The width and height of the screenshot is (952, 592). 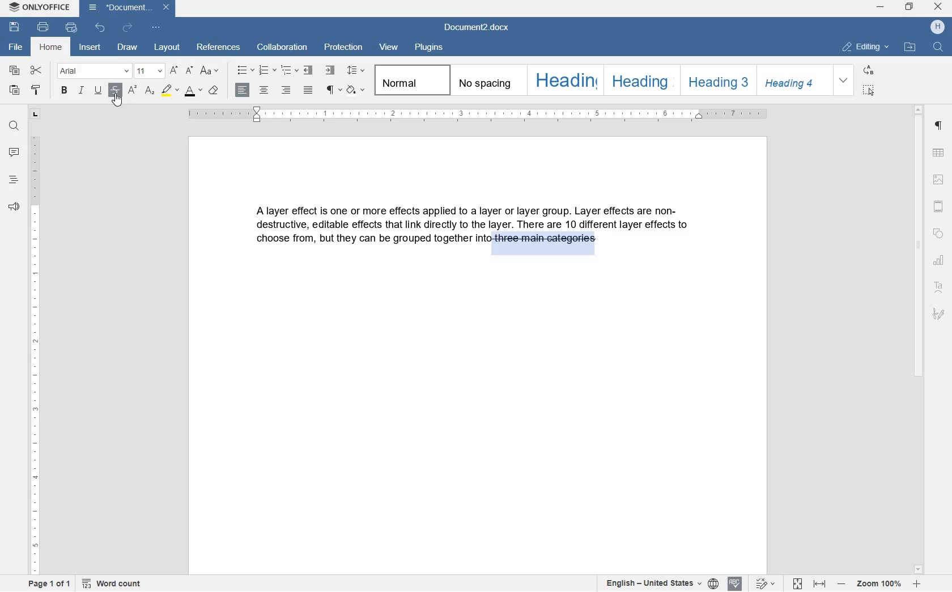 What do you see at coordinates (44, 28) in the screenshot?
I see `print` at bounding box center [44, 28].